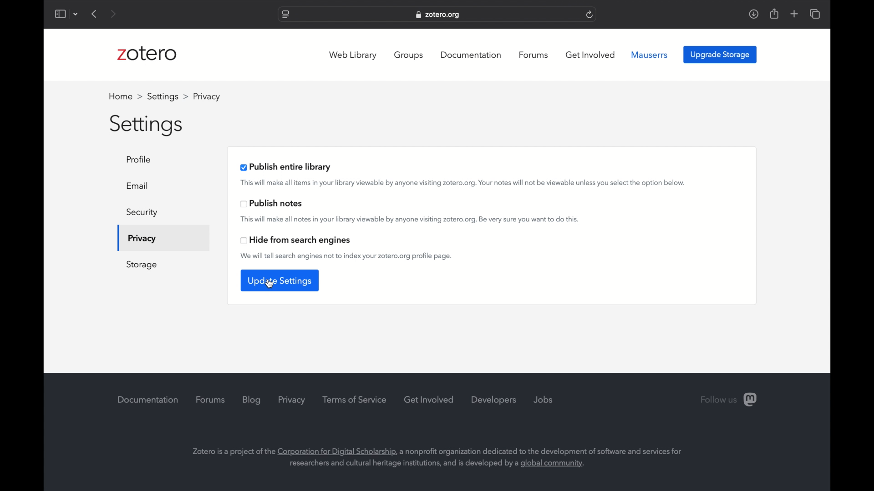 This screenshot has width=874, height=491. I want to click on privacy, so click(141, 240).